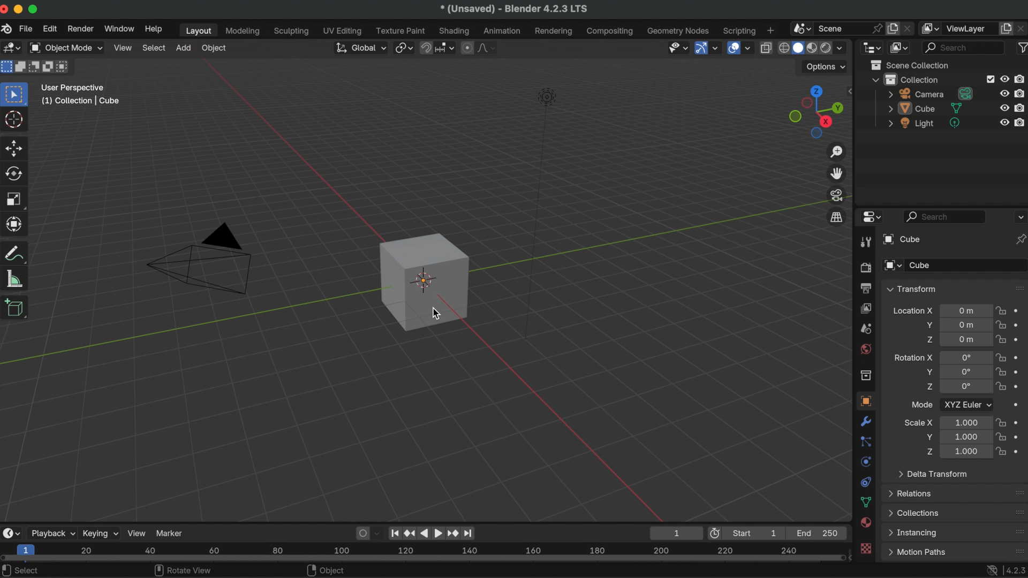 The height and width of the screenshot is (578, 1028). I want to click on Euler rotation, so click(965, 358).